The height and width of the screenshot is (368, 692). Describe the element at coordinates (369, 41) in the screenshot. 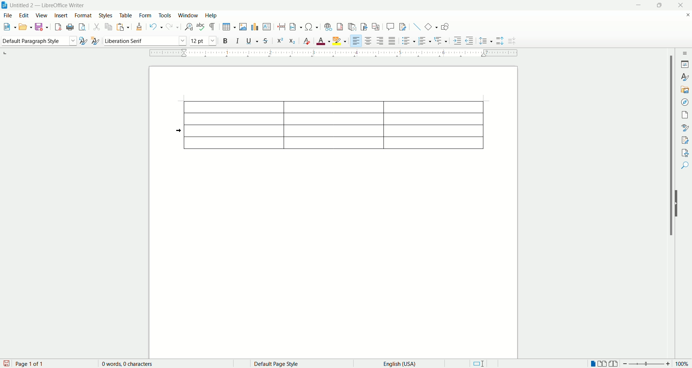

I see `align center` at that location.